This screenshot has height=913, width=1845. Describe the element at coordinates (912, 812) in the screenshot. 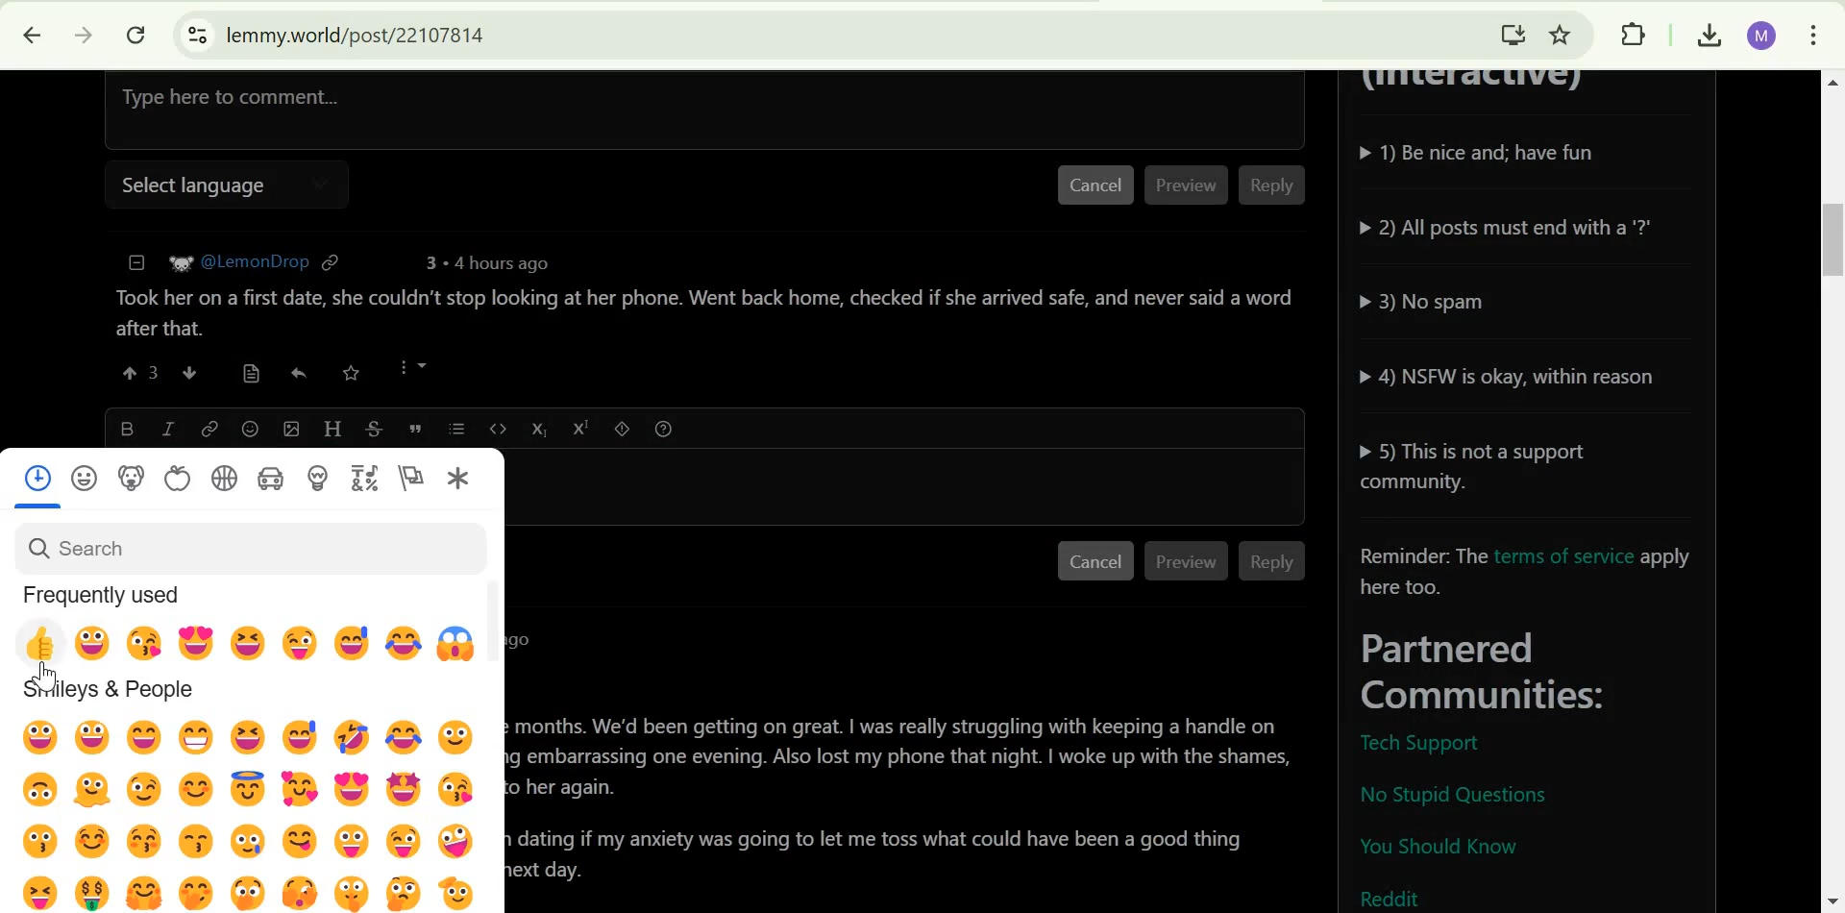

I see `Comment` at that location.